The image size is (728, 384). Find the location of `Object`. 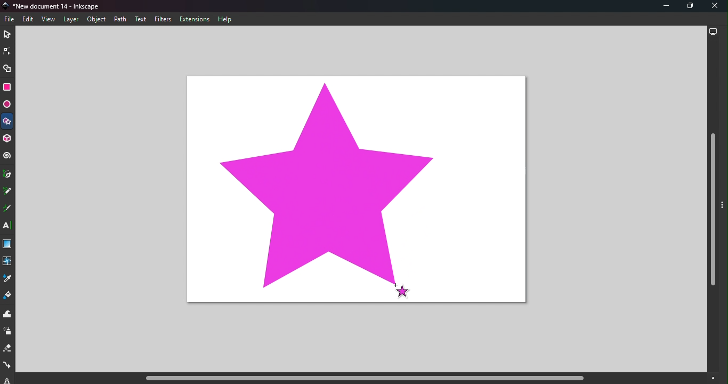

Object is located at coordinates (96, 20).